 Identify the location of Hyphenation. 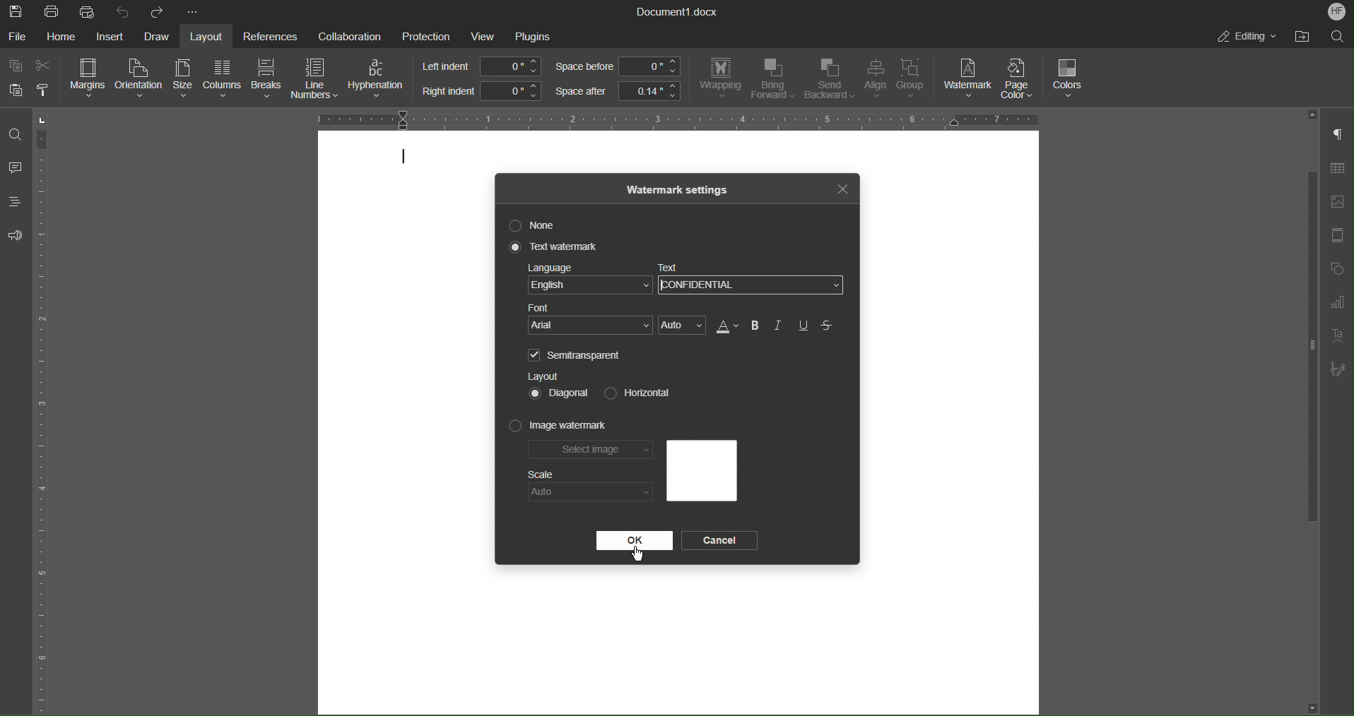
(379, 79).